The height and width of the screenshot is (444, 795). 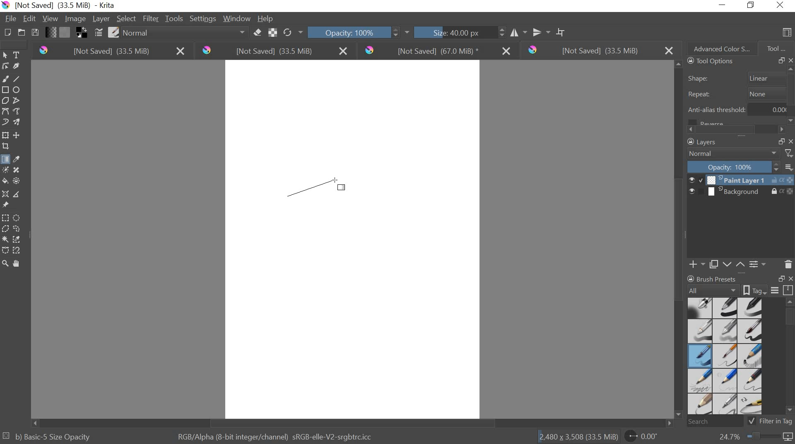 What do you see at coordinates (790, 359) in the screenshot?
I see `SCROLLBAR` at bounding box center [790, 359].